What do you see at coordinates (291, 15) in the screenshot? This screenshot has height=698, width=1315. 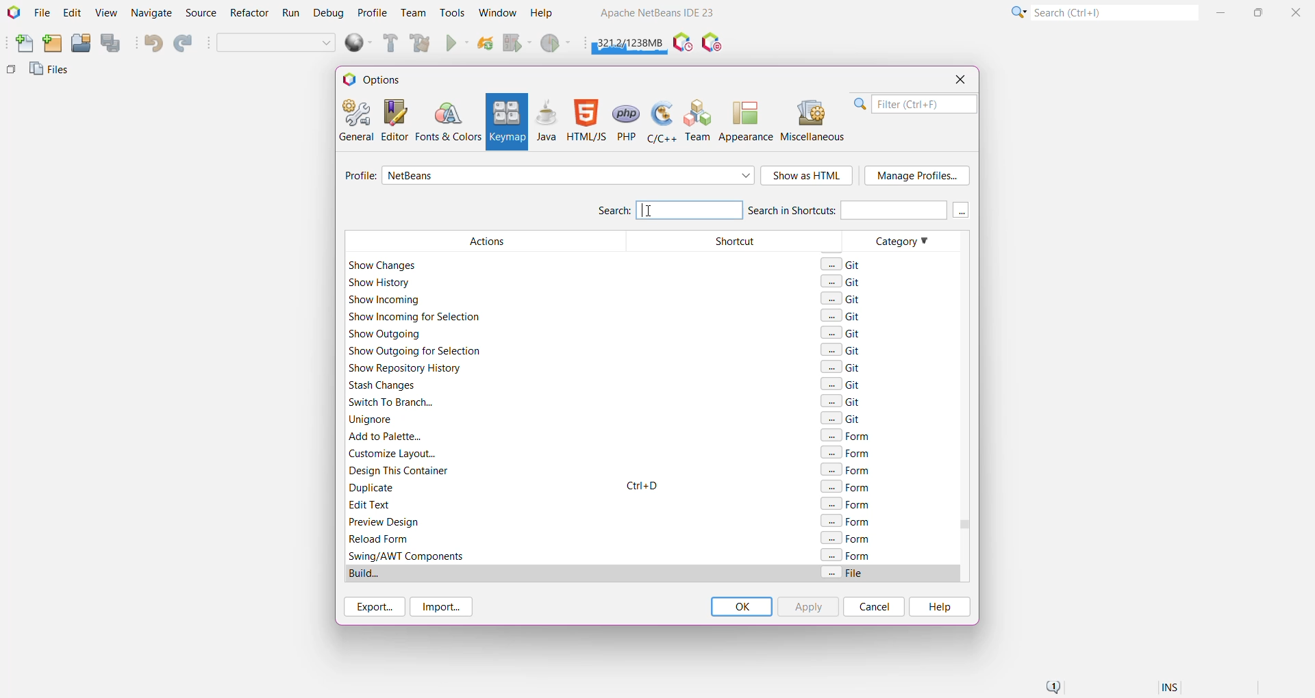 I see `Run` at bounding box center [291, 15].